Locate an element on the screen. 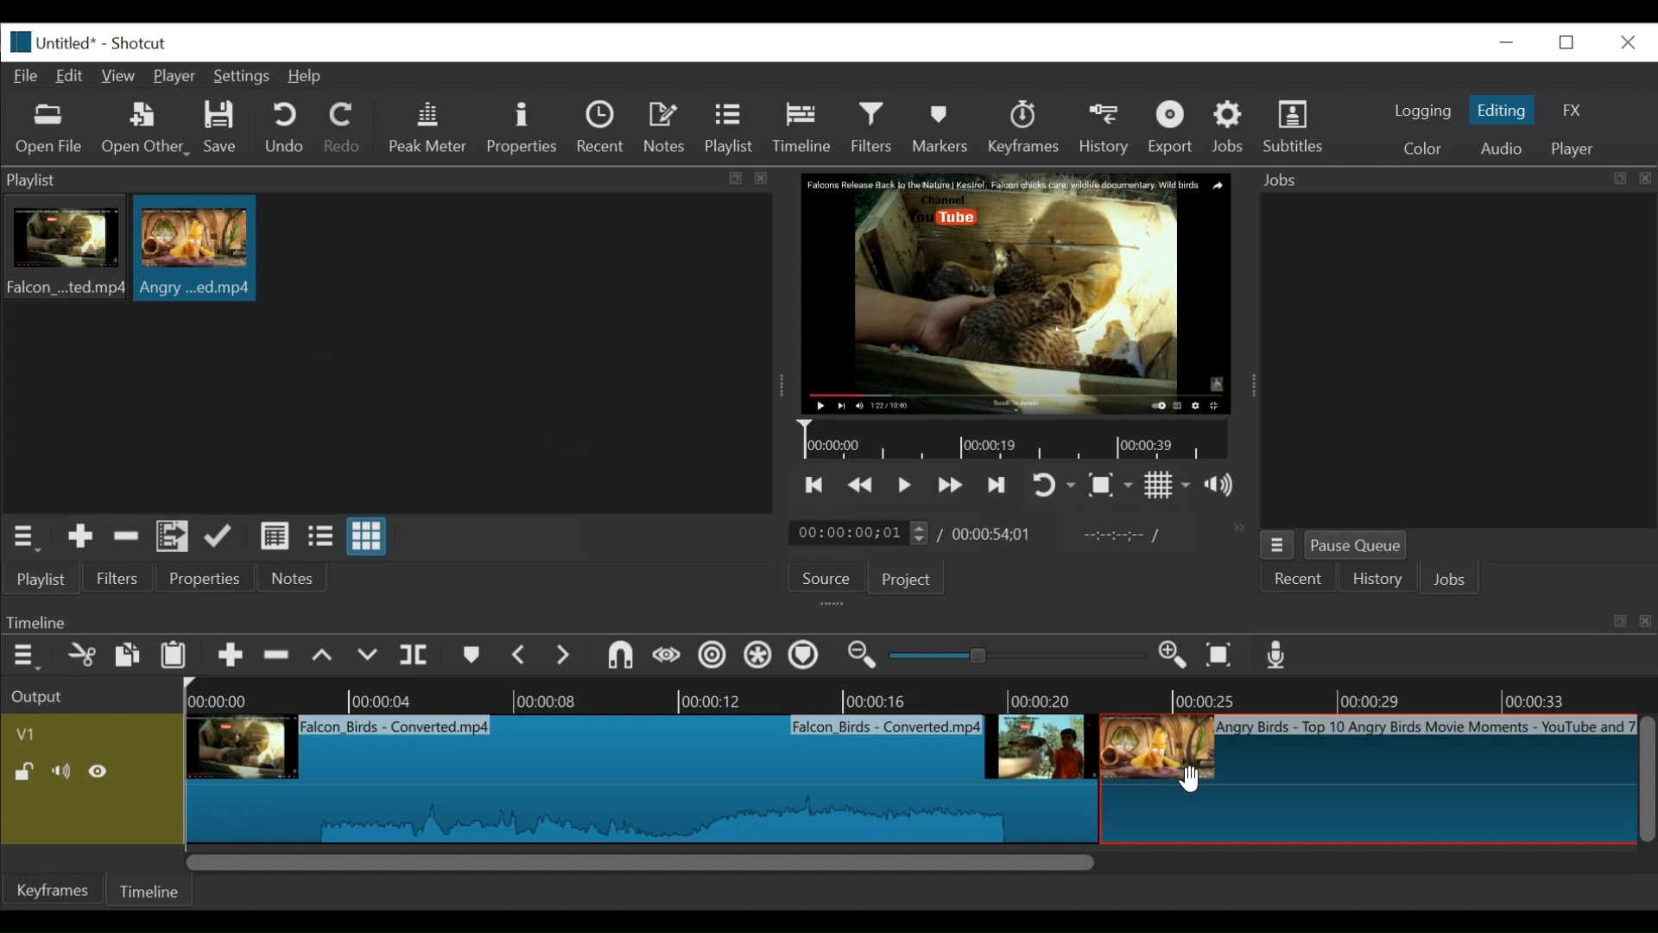 Image resolution: width=1658 pixels, height=933 pixels. Append is located at coordinates (231, 659).